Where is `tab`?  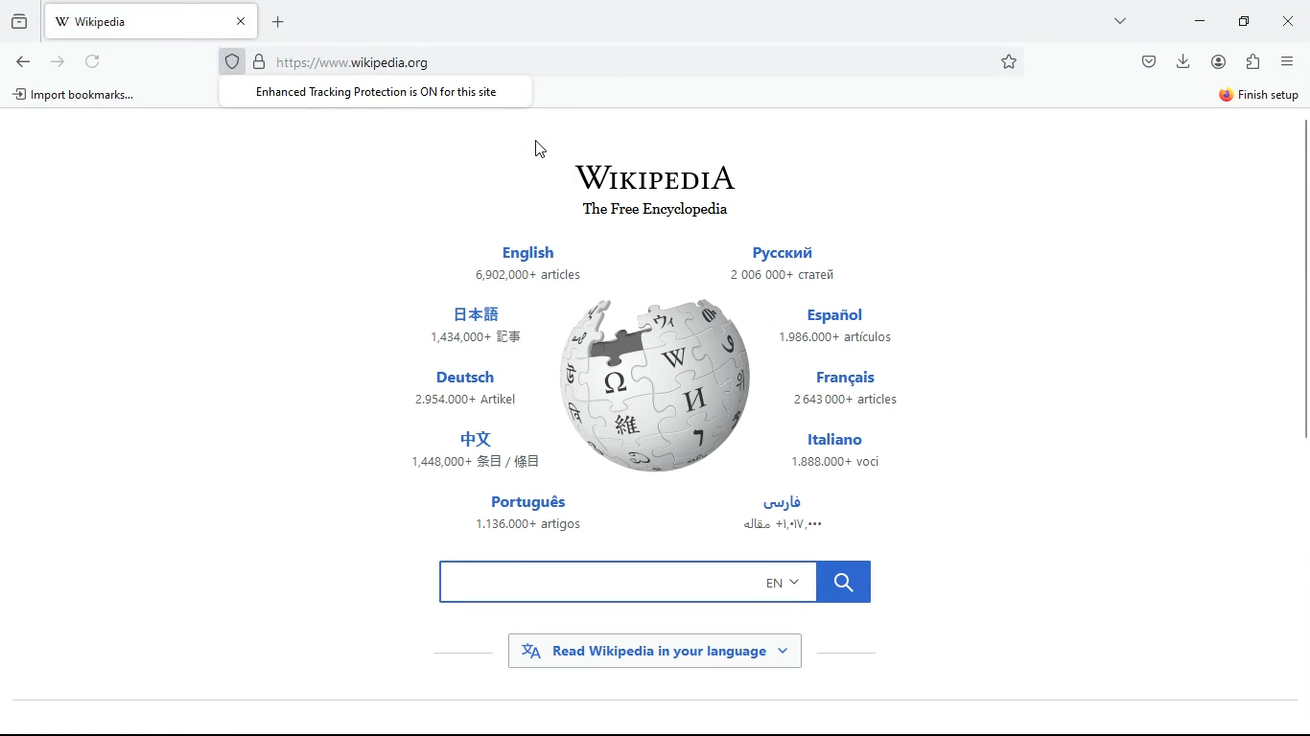
tab is located at coordinates (152, 21).